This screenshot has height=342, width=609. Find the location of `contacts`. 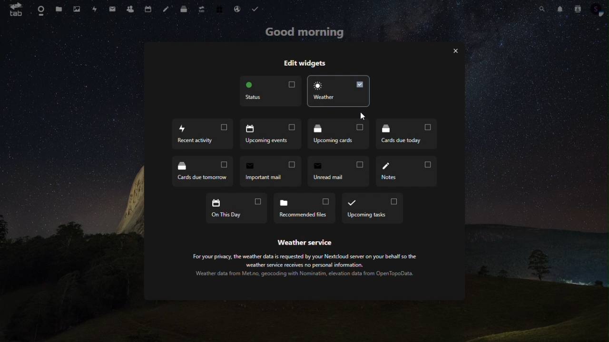

contacts is located at coordinates (576, 9).